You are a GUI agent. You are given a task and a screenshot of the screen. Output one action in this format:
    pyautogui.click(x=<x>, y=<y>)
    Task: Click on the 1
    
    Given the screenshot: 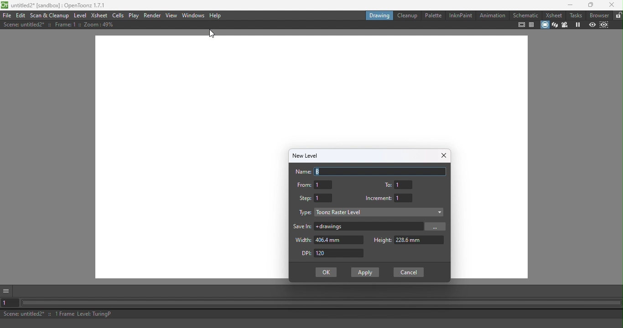 What is the action you would take?
    pyautogui.click(x=405, y=198)
    